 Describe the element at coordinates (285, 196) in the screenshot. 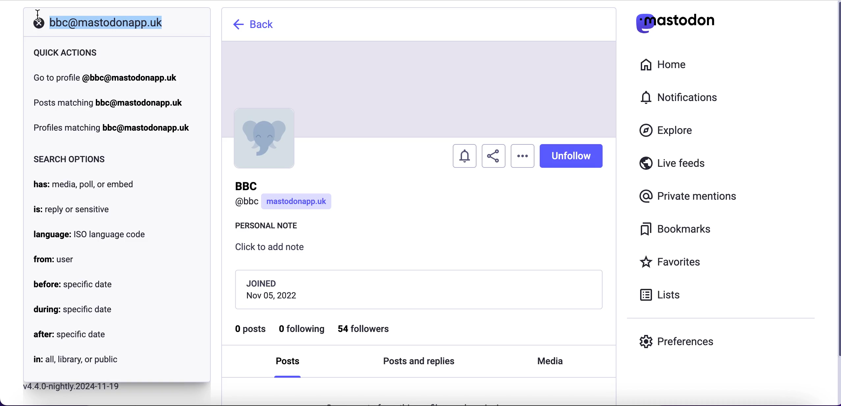

I see `user name` at that location.